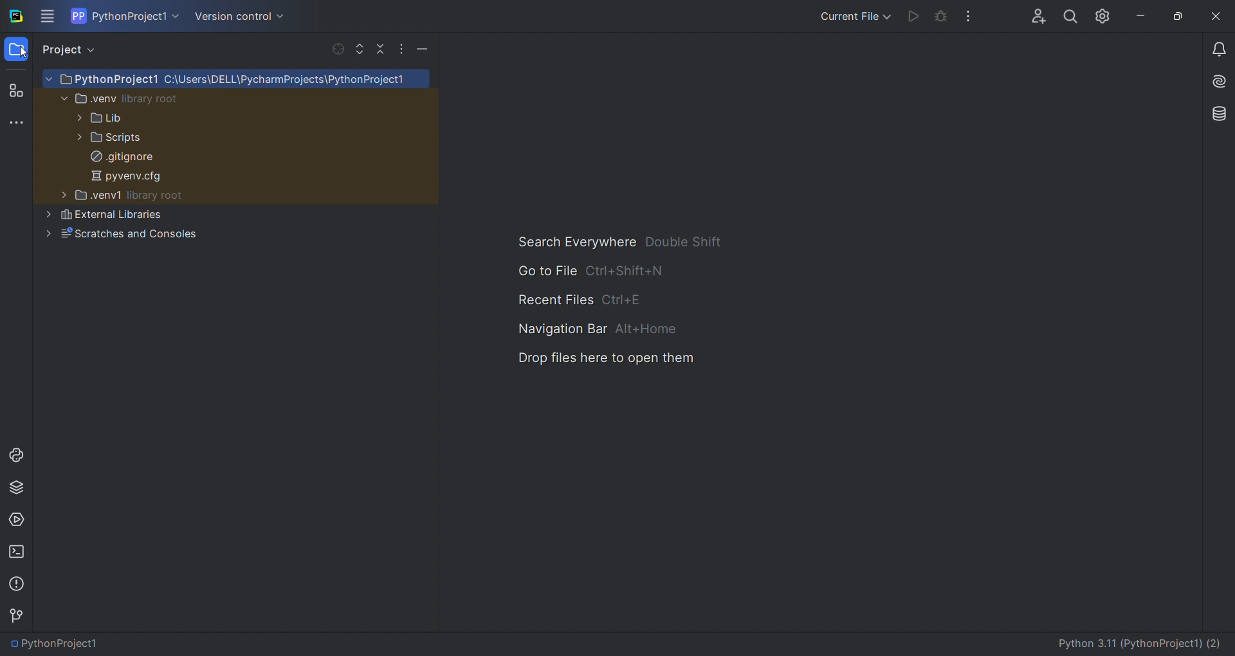  What do you see at coordinates (1212, 49) in the screenshot?
I see `notifications` at bounding box center [1212, 49].